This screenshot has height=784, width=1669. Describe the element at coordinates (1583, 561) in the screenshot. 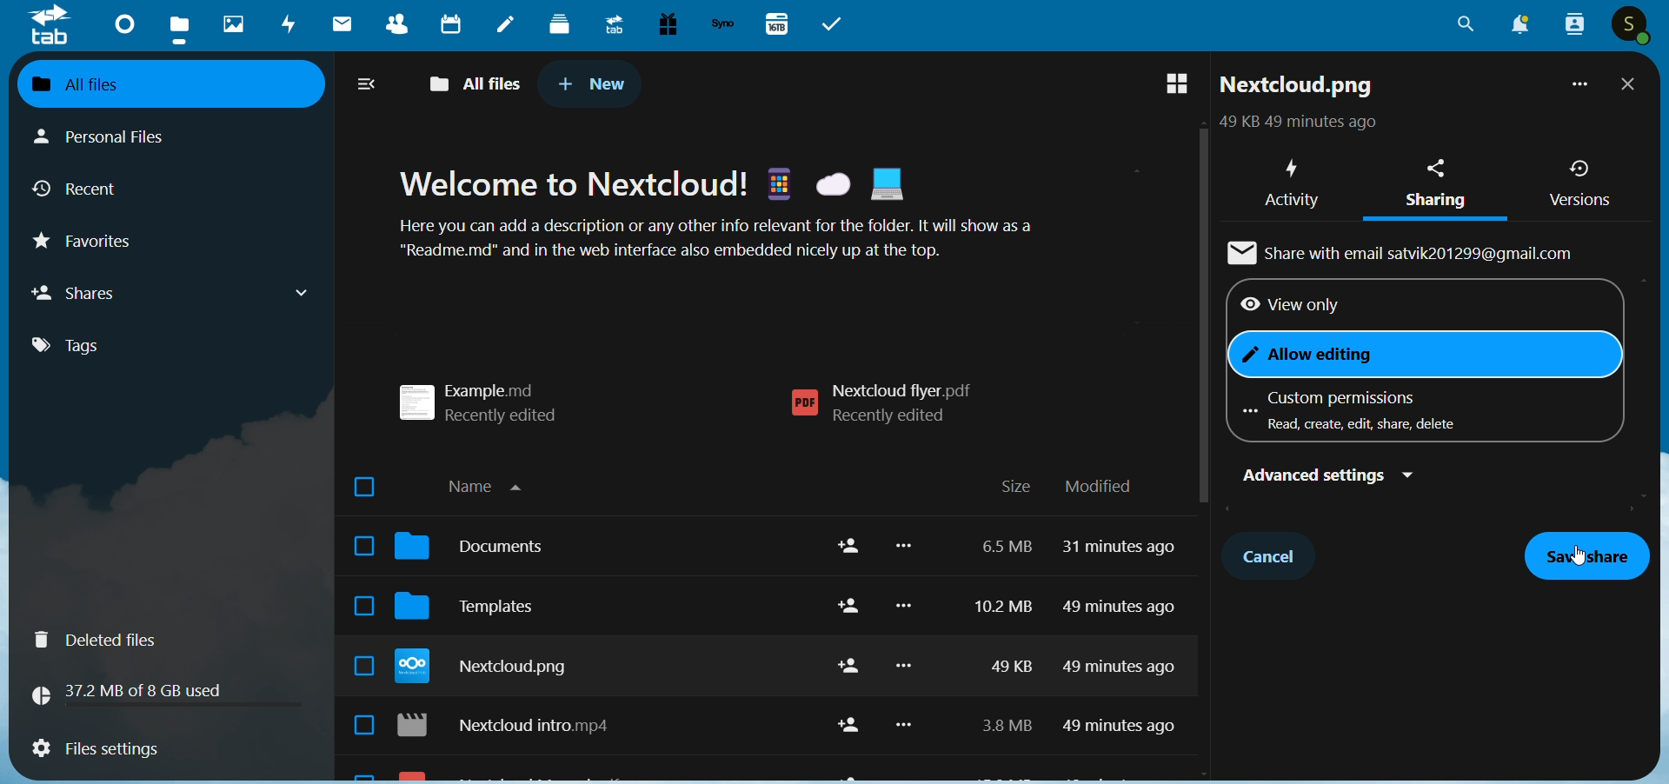

I see `cursor` at that location.